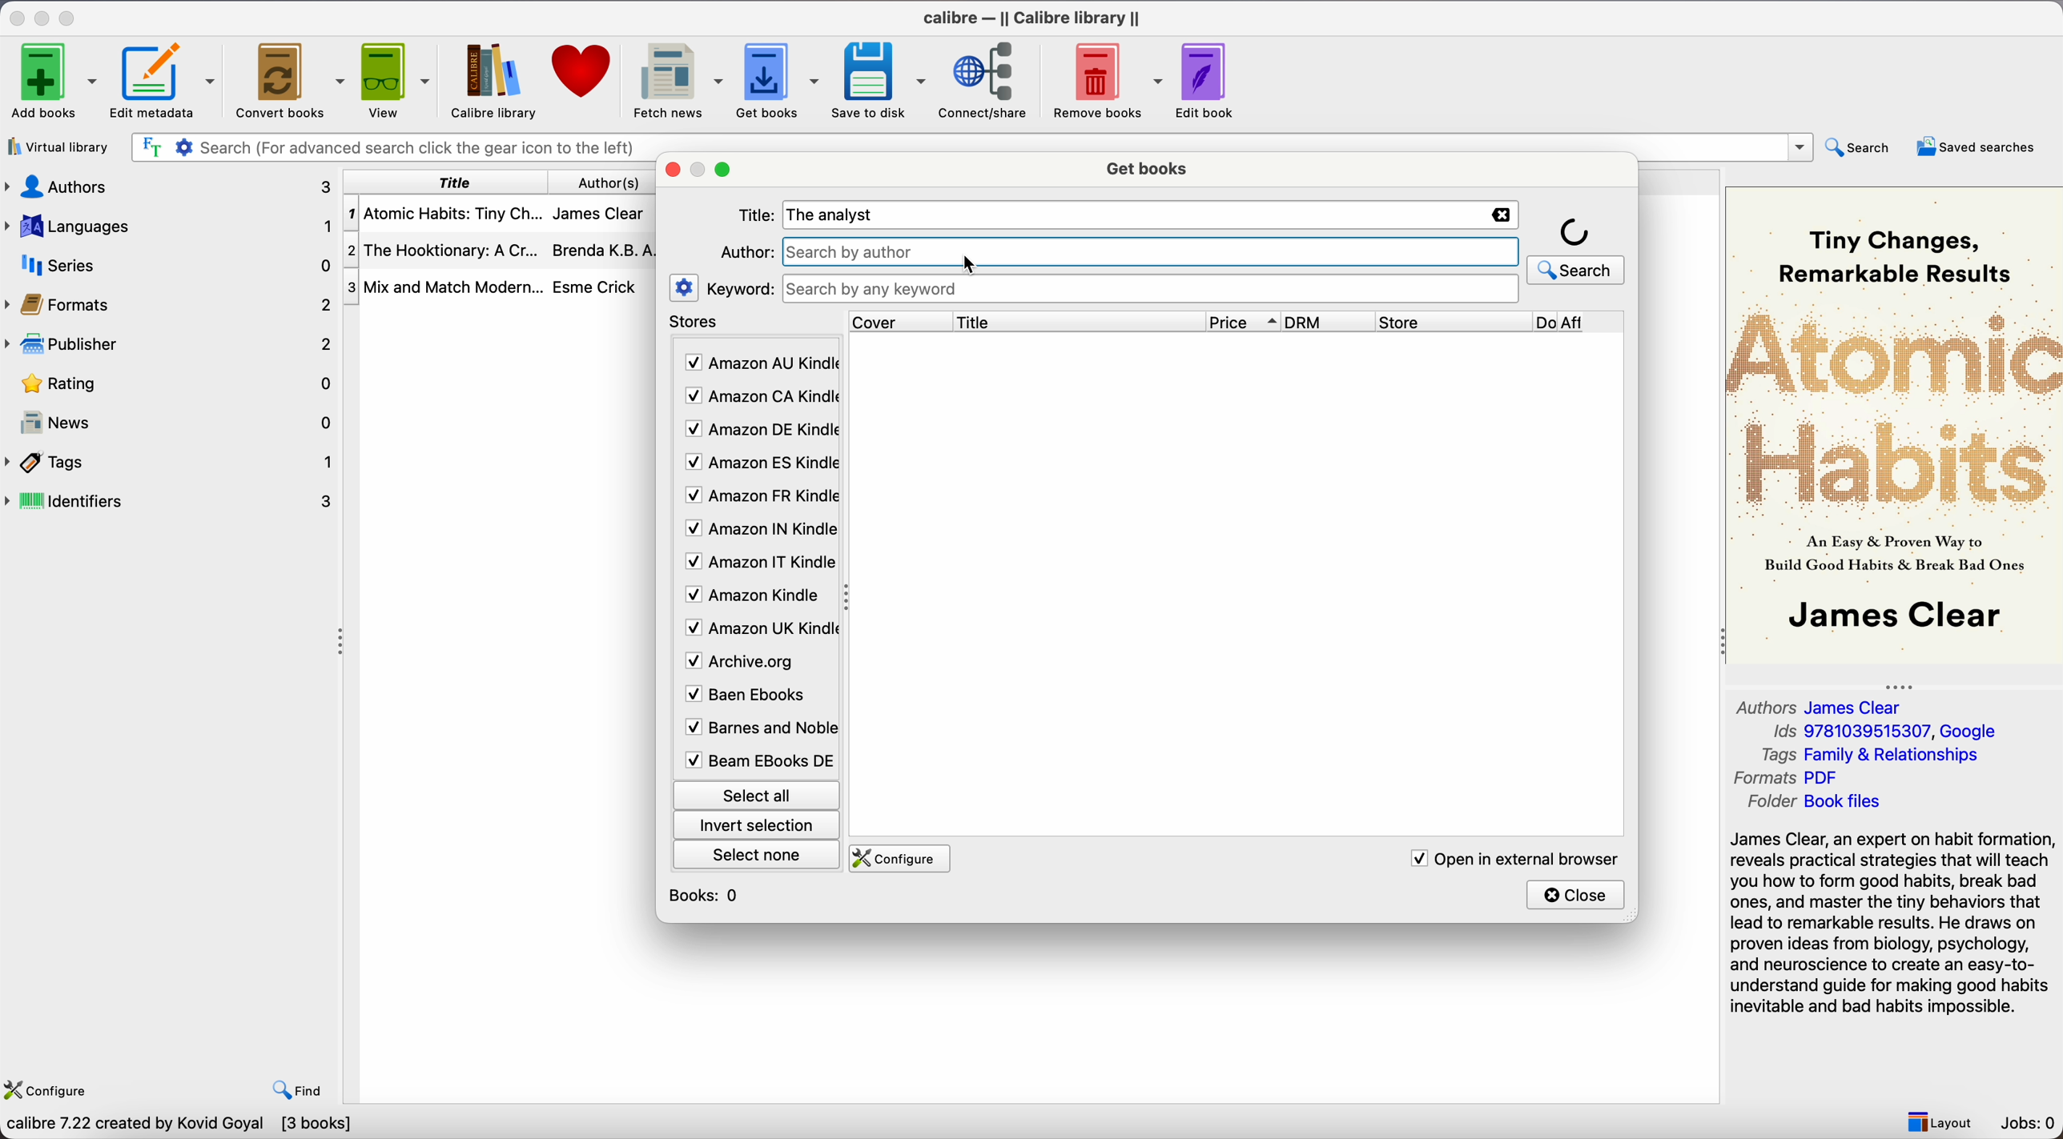 Image resolution: width=2063 pixels, height=1139 pixels. Describe the element at coordinates (1146, 170) in the screenshot. I see `get books` at that location.